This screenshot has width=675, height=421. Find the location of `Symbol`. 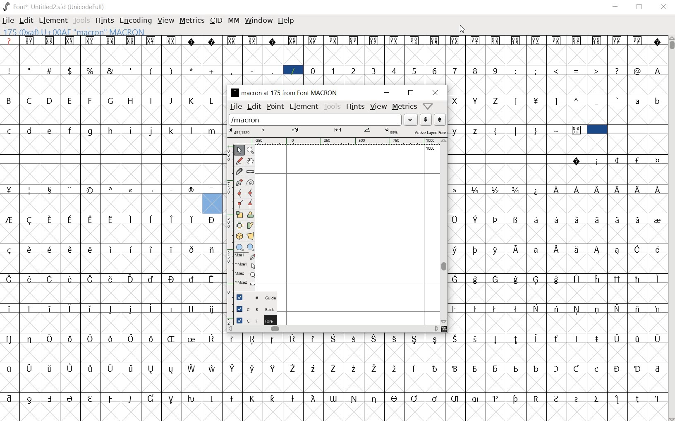

Symbol is located at coordinates (192, 398).